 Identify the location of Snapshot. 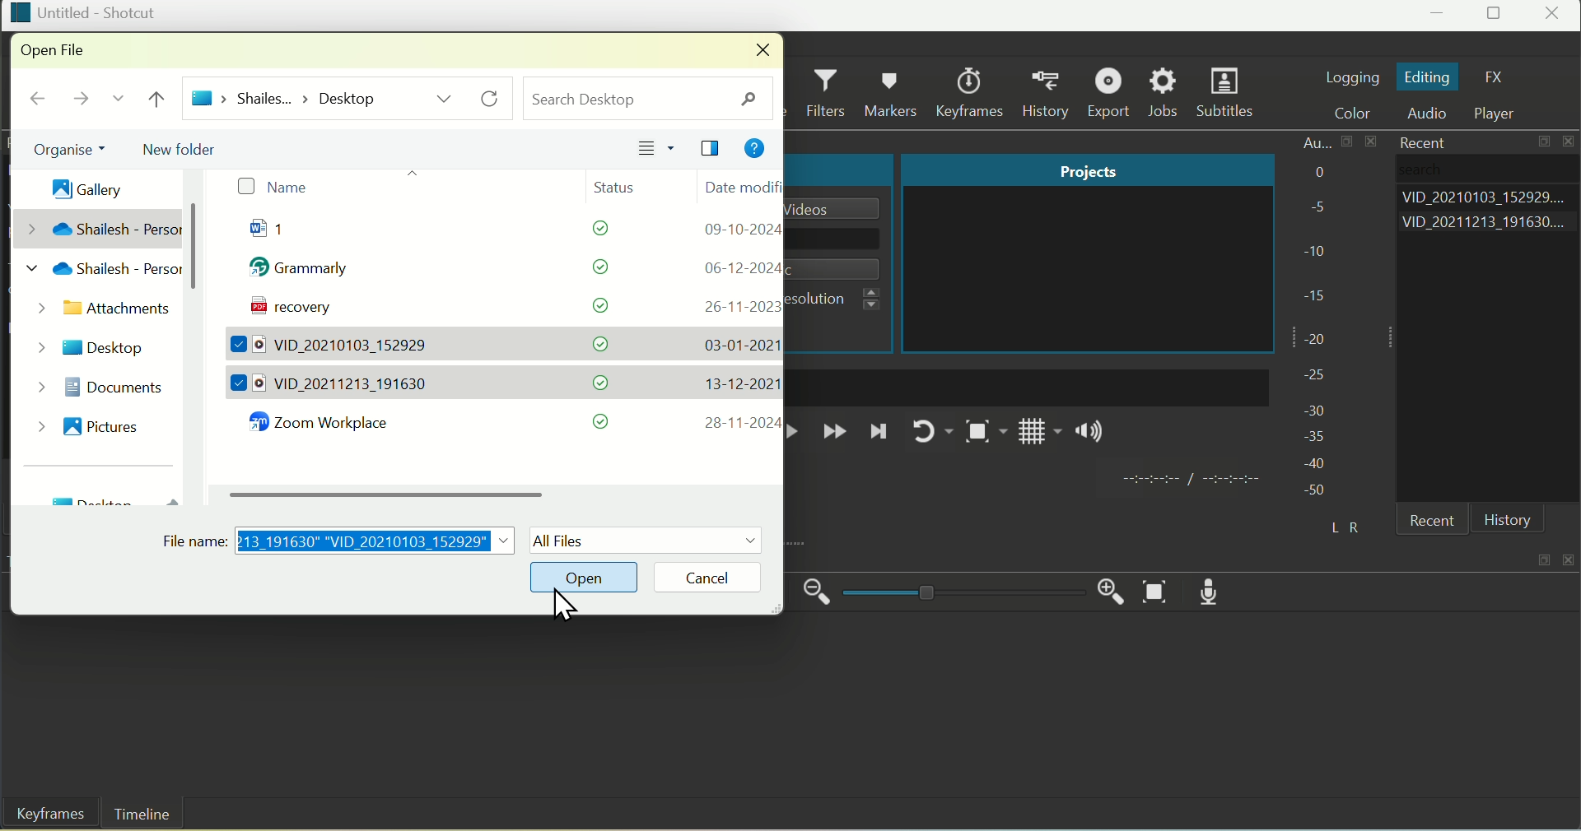
(983, 434).